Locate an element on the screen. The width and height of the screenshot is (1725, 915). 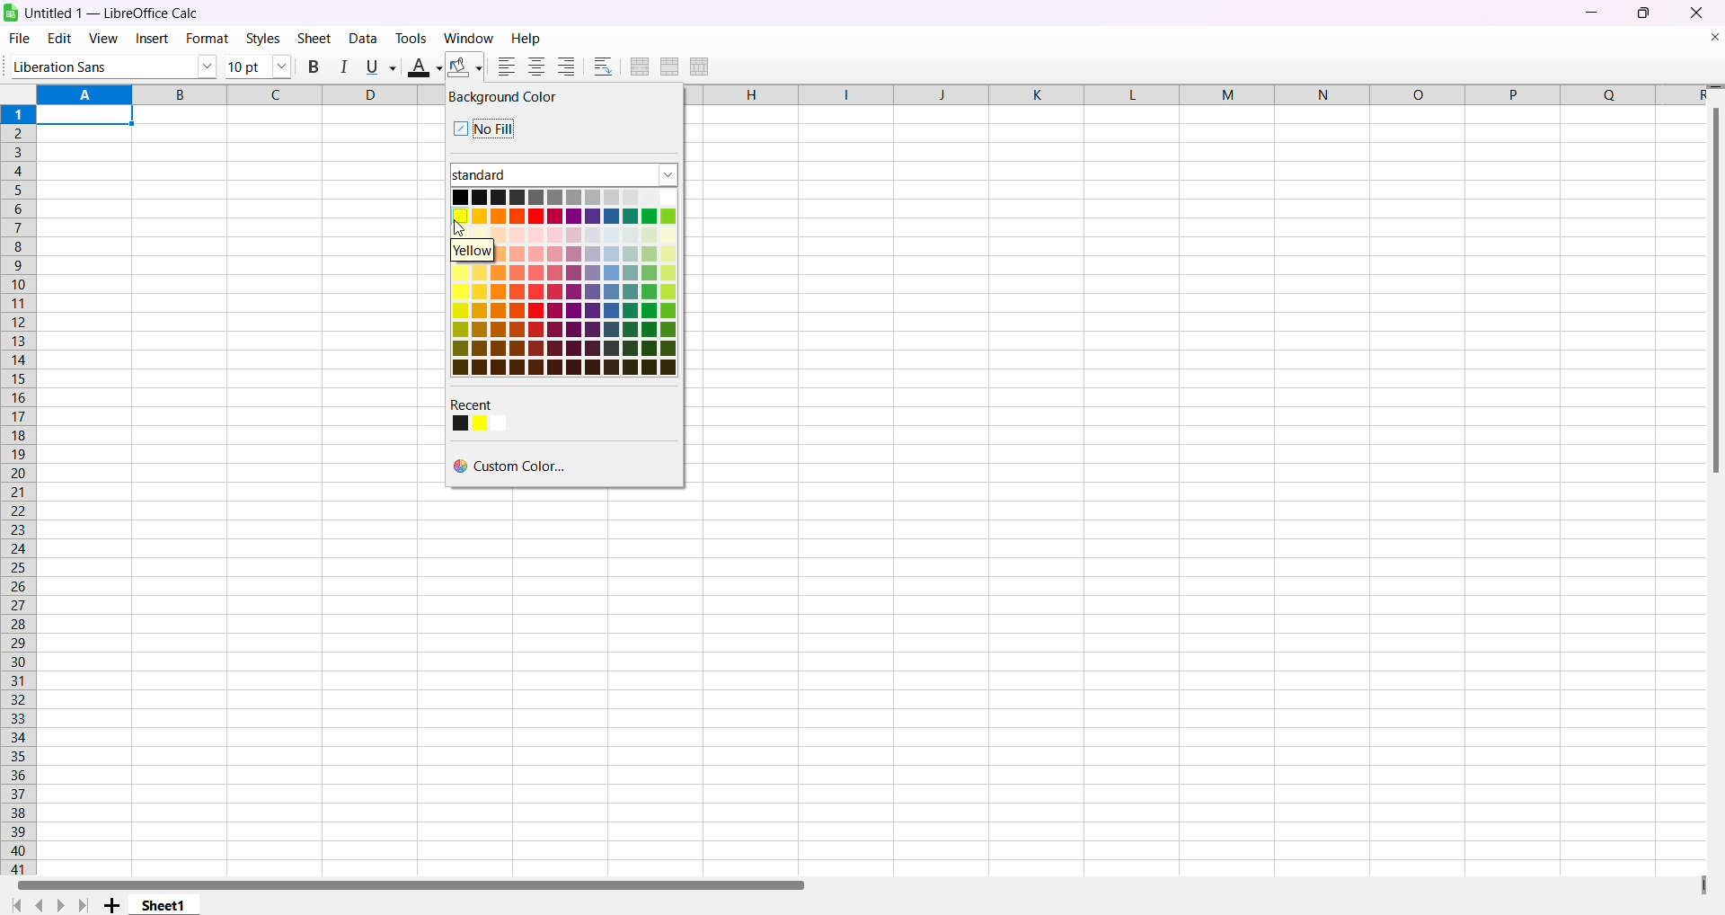
columns is located at coordinates (1196, 99).